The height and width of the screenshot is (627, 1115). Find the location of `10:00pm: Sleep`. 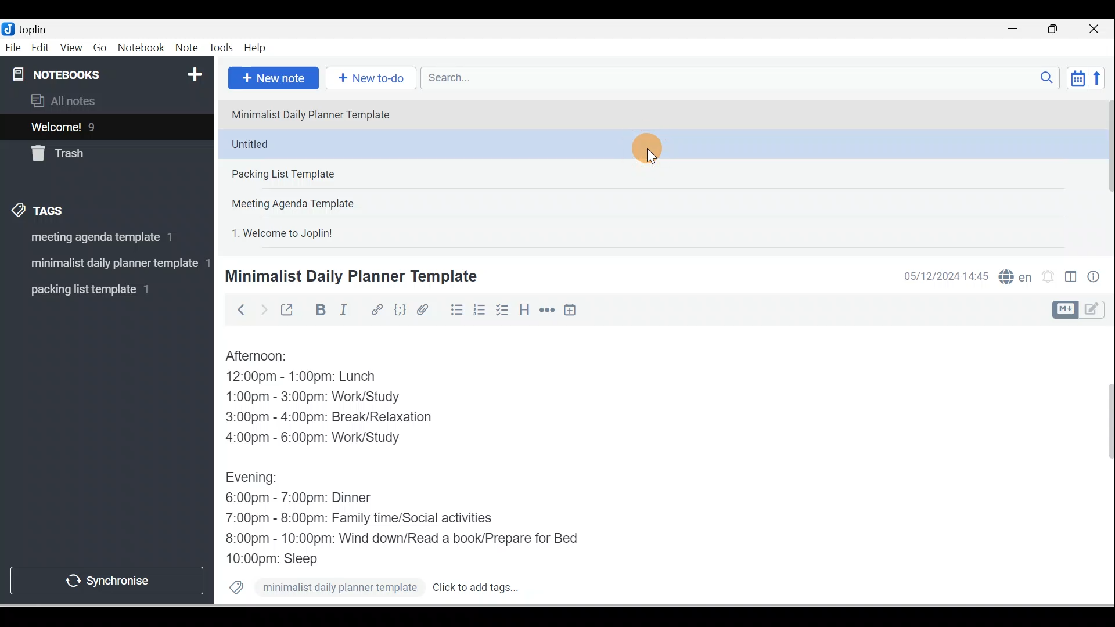

10:00pm: Sleep is located at coordinates (278, 558).